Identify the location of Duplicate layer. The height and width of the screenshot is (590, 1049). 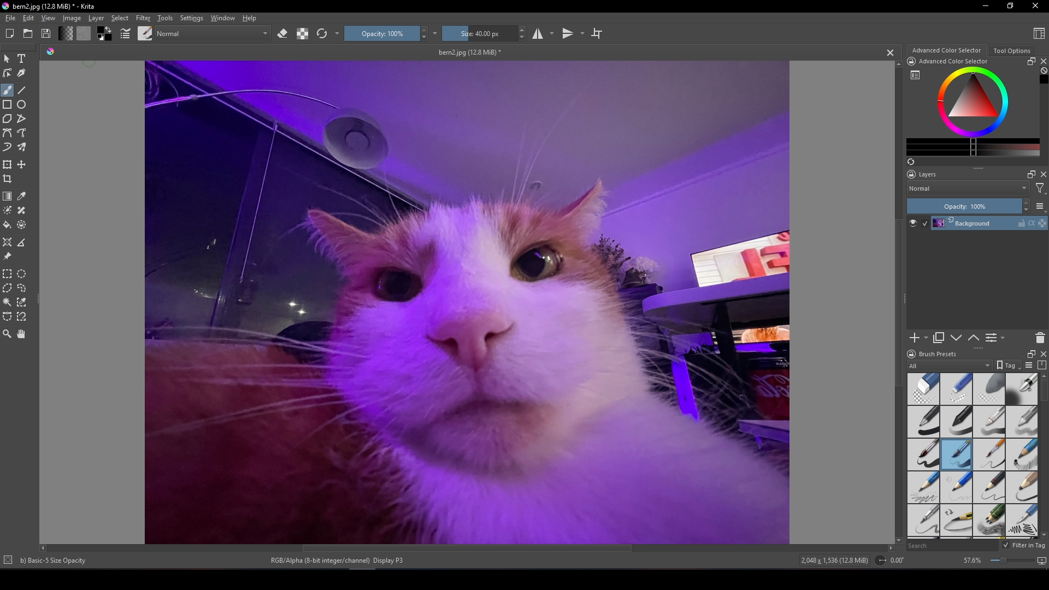
(939, 338).